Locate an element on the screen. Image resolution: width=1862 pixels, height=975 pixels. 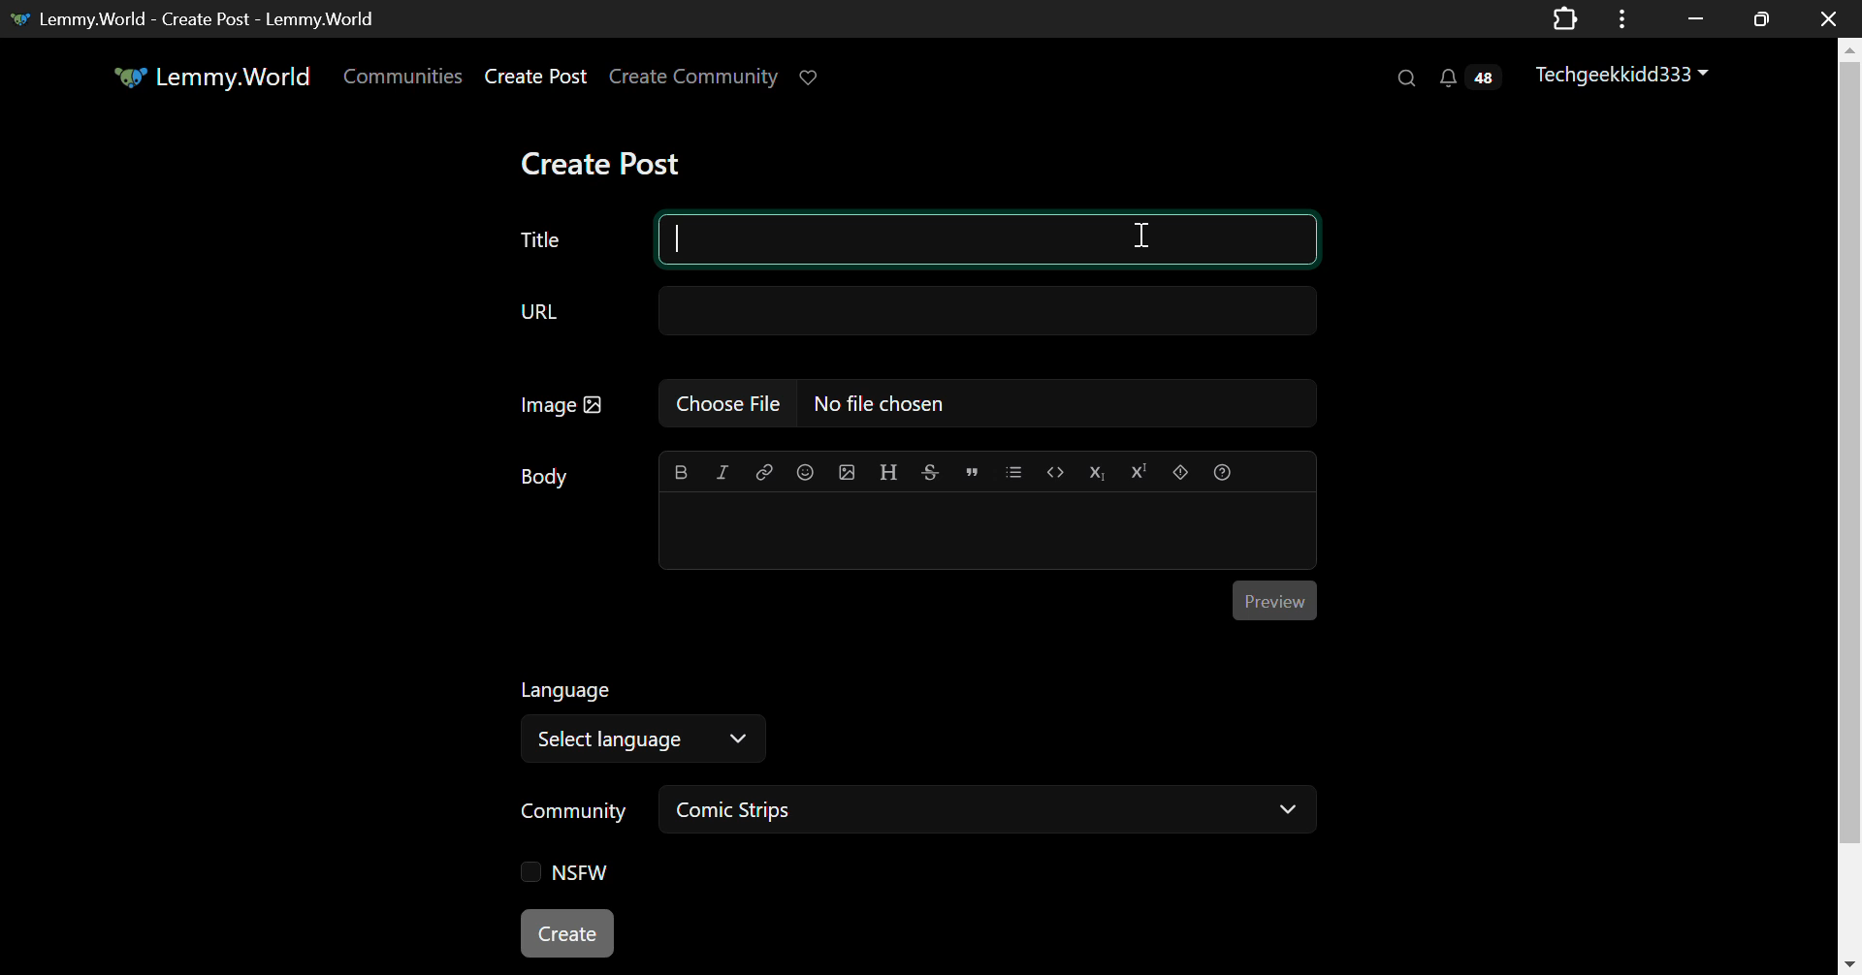
Search  is located at coordinates (1405, 78).